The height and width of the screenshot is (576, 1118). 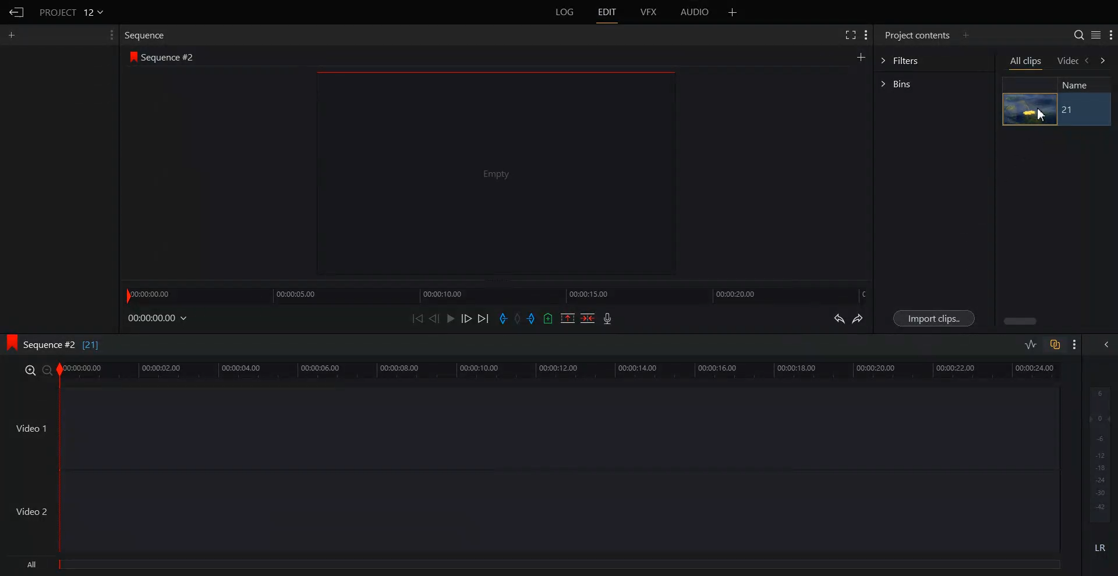 What do you see at coordinates (503, 318) in the screenshot?
I see `Add an in Mark to current position` at bounding box center [503, 318].